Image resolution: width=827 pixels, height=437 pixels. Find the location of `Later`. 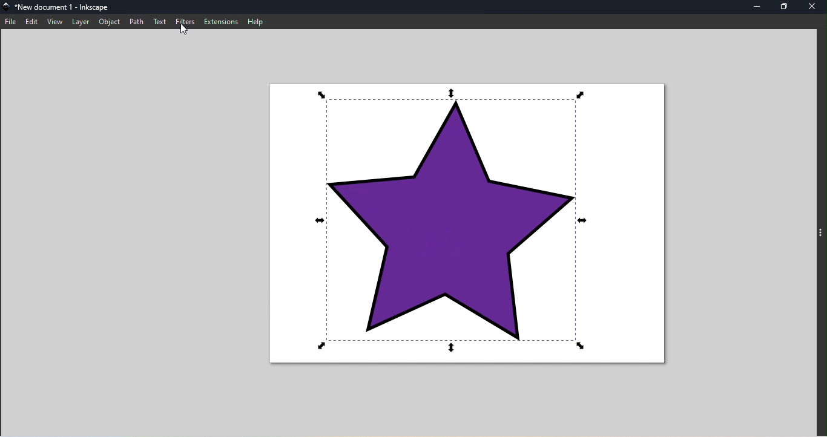

Later is located at coordinates (79, 22).